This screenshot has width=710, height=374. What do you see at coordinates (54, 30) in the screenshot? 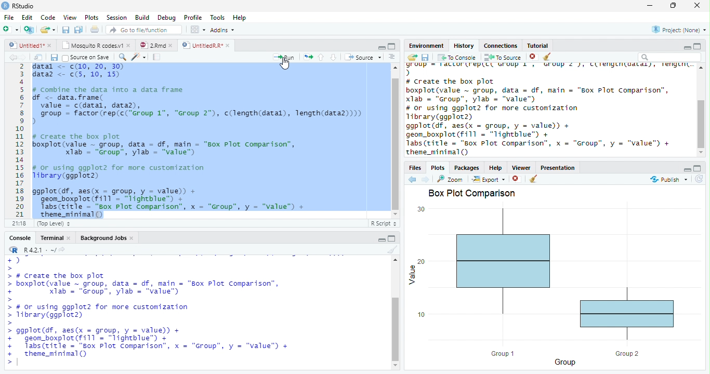
I see `Open recent files` at bounding box center [54, 30].